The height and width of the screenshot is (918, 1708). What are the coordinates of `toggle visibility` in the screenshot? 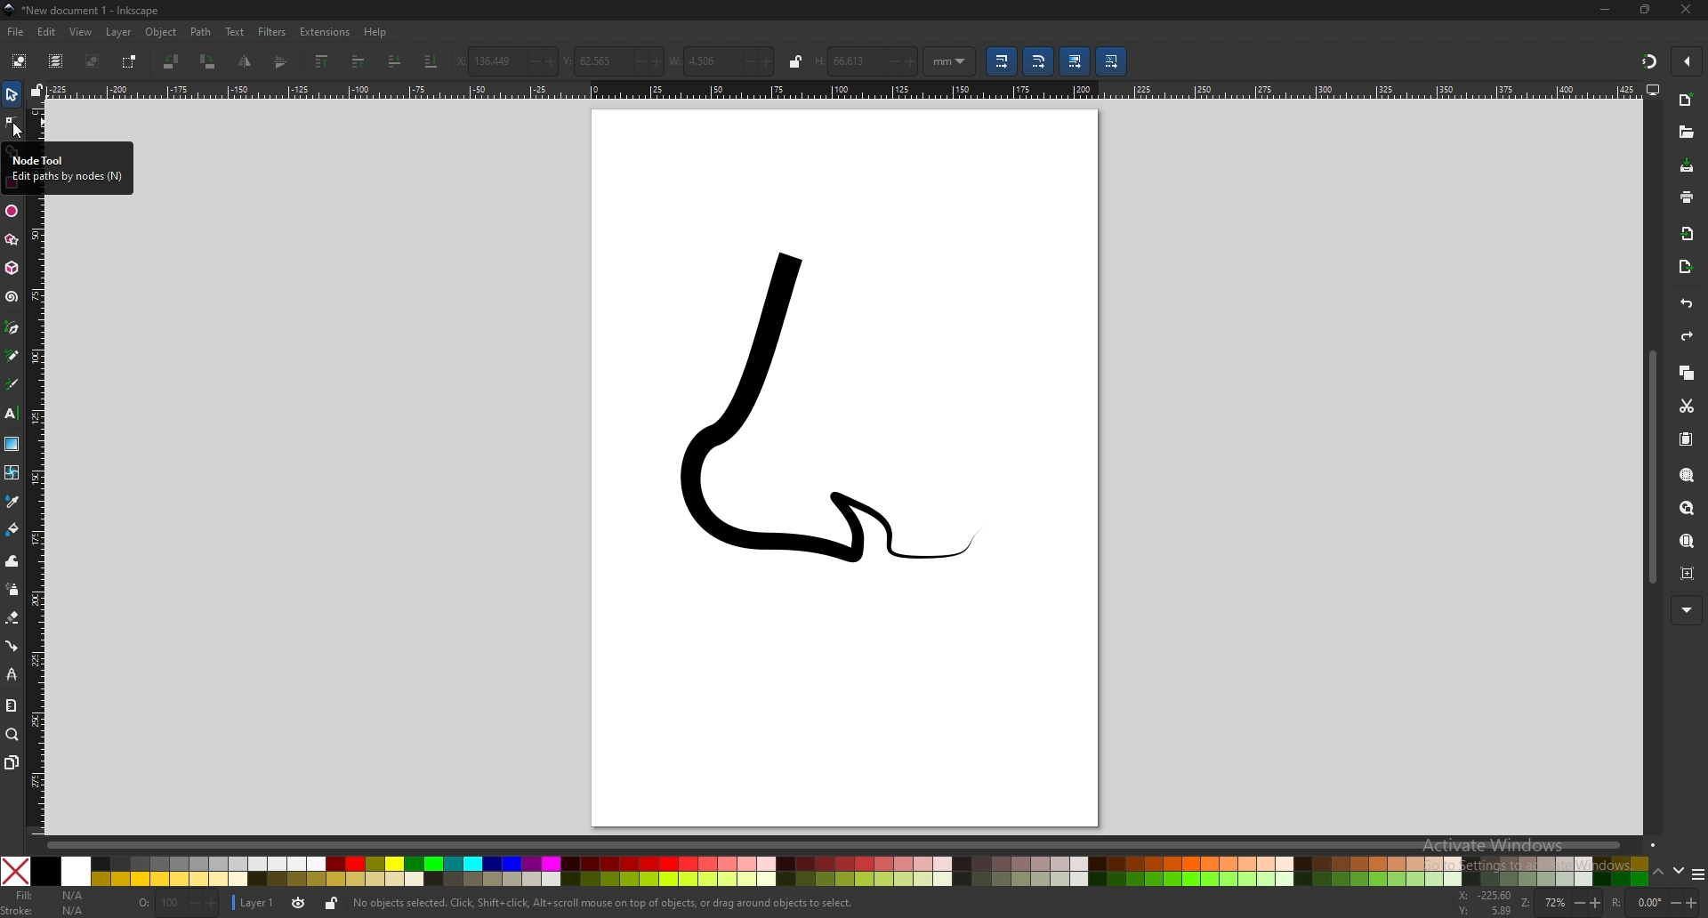 It's located at (297, 903).